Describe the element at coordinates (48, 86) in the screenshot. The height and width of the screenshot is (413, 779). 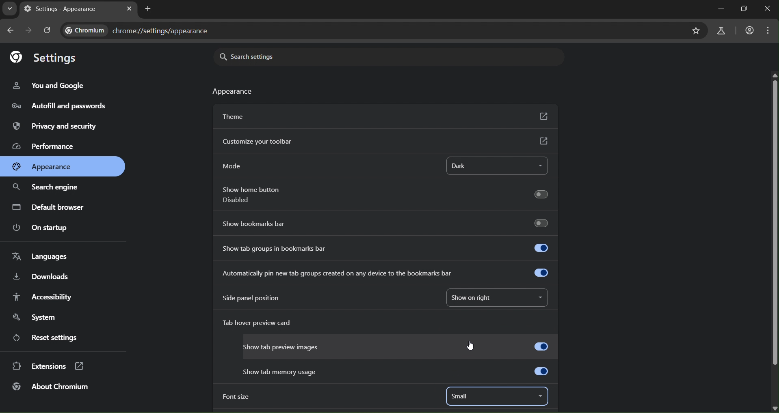
I see `you & google` at that location.